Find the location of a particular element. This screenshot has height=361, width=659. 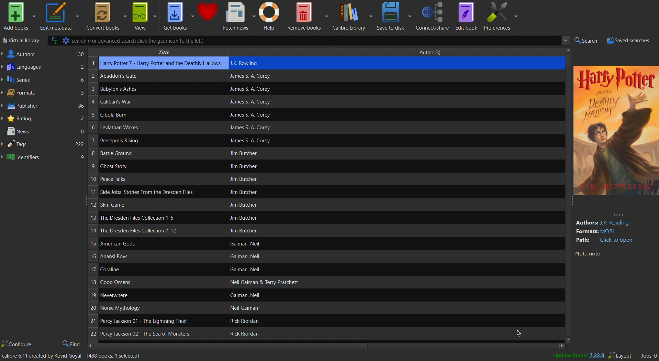

Author’s name is located at coordinates (295, 244).